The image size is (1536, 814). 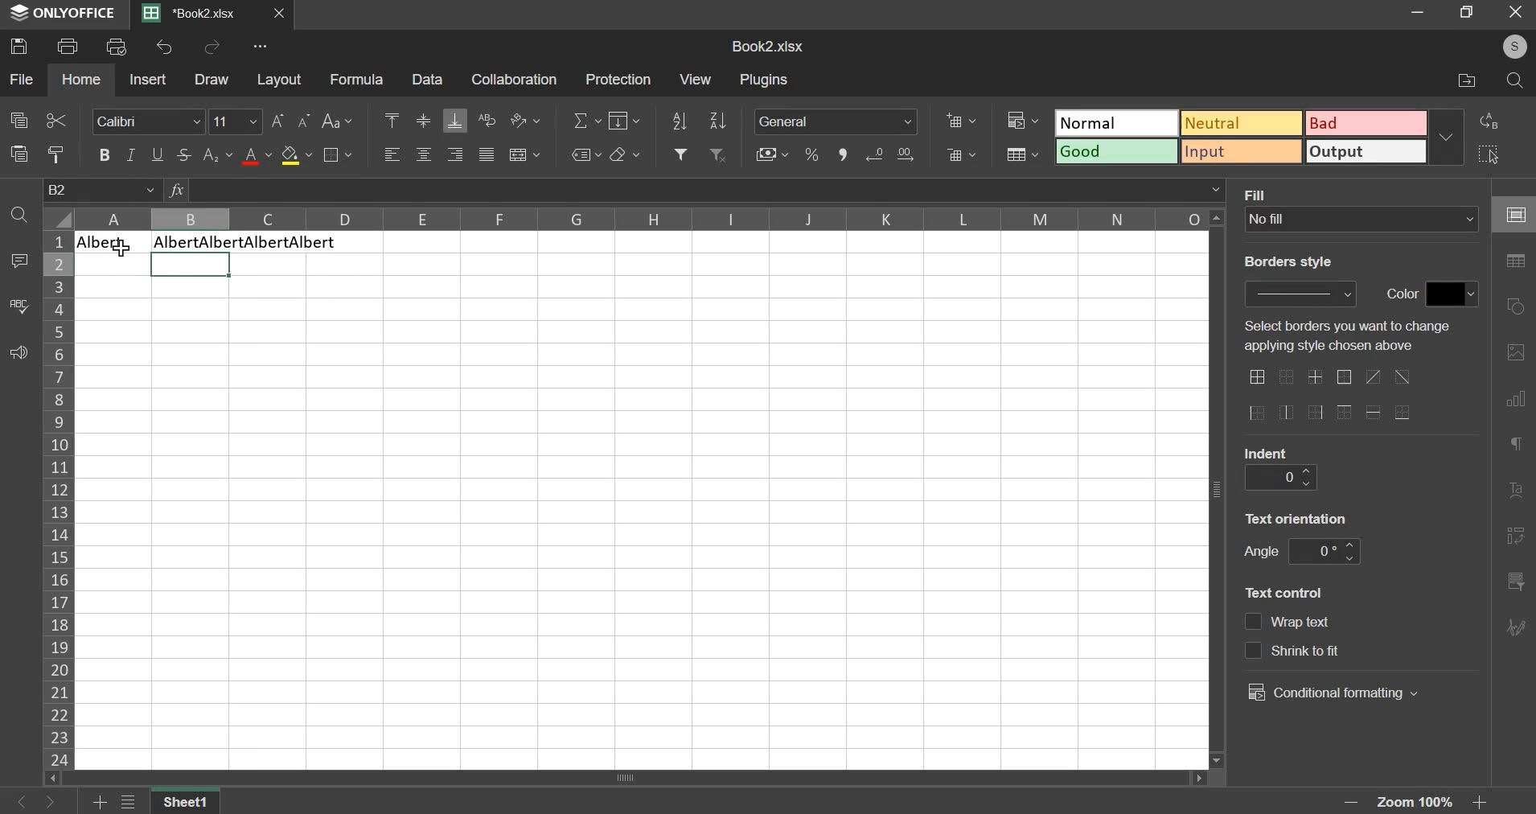 I want to click on image settings, so click(x=1519, y=350).